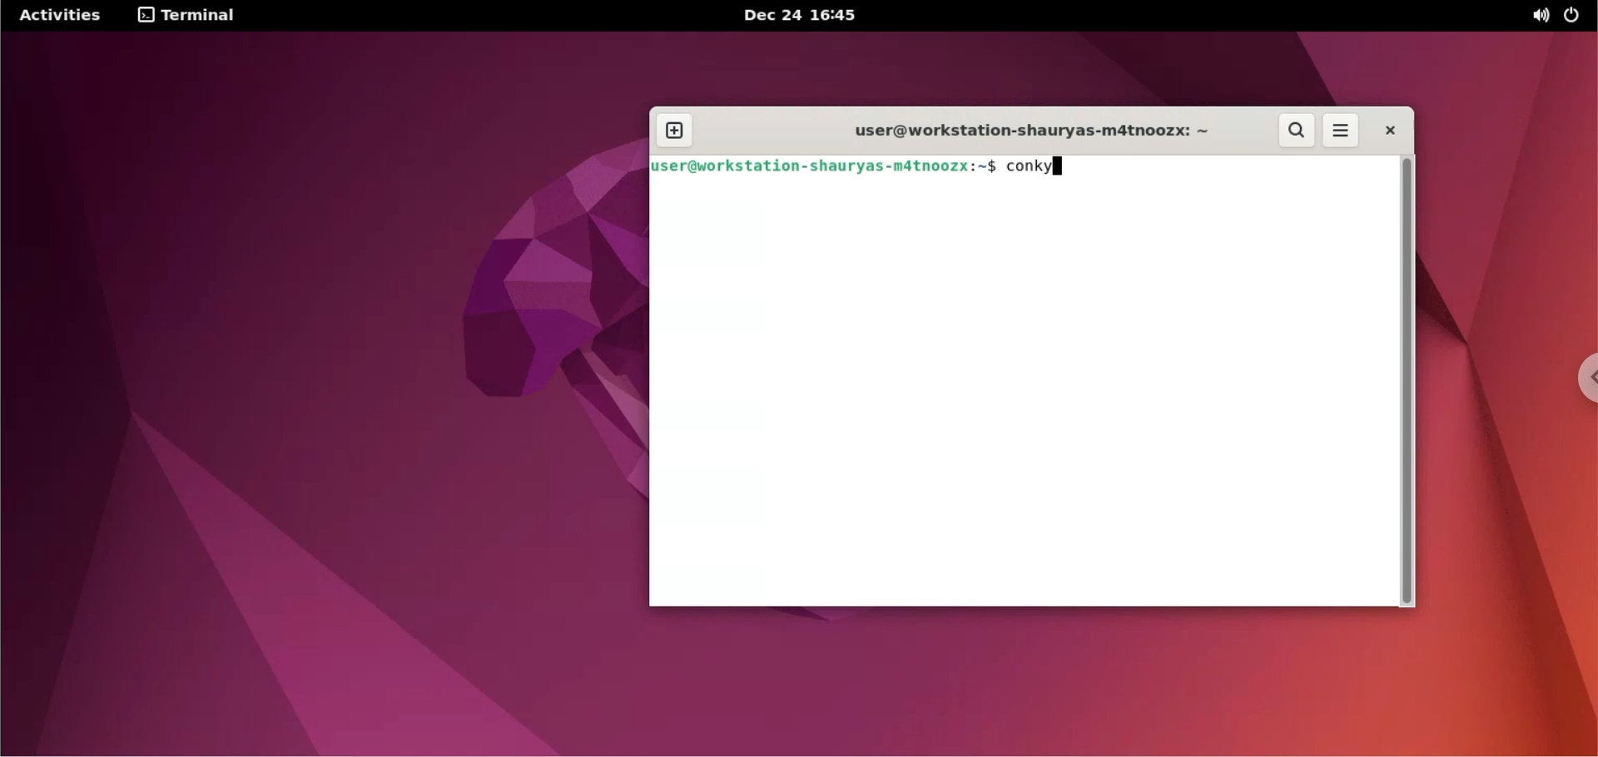 Image resolution: width=1598 pixels, height=757 pixels. What do you see at coordinates (186, 17) in the screenshot?
I see `terminal options` at bounding box center [186, 17].